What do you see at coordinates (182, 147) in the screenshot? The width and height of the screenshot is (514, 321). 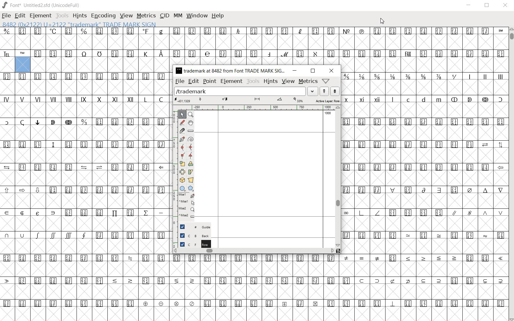 I see `add a curve point` at bounding box center [182, 147].